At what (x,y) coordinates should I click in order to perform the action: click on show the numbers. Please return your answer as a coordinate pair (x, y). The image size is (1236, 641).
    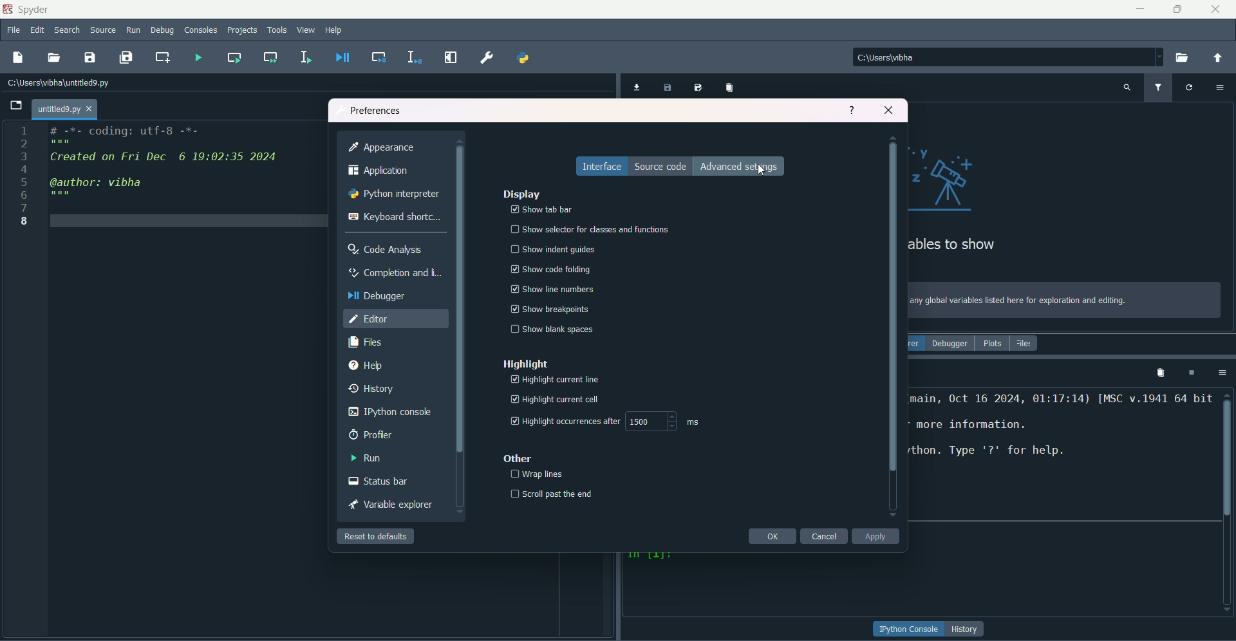
    Looking at the image, I should click on (554, 288).